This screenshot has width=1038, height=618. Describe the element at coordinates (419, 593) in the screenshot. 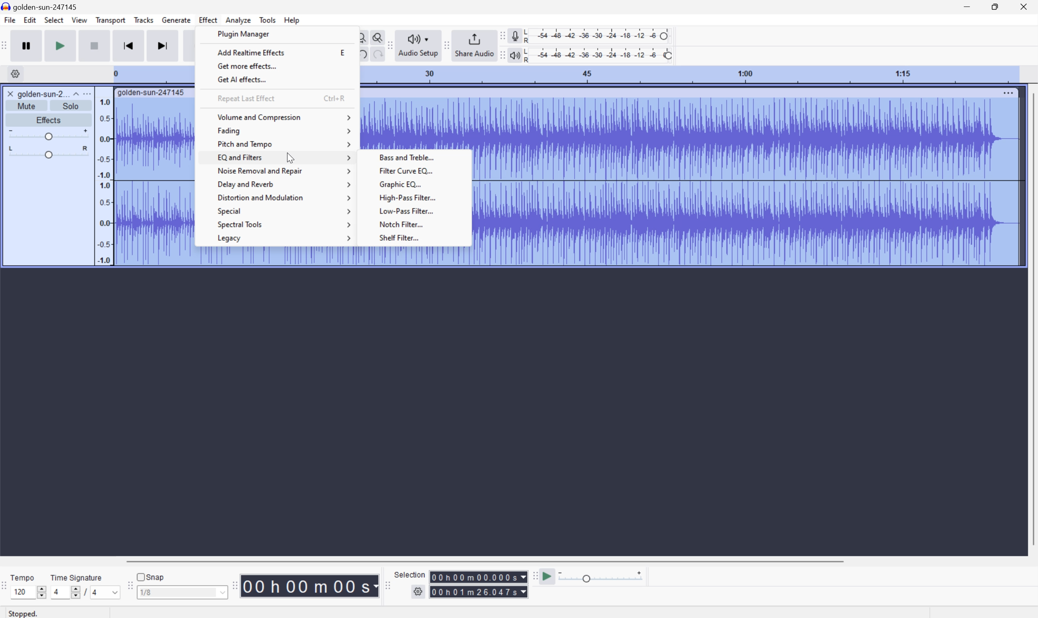

I see `Settings` at that location.